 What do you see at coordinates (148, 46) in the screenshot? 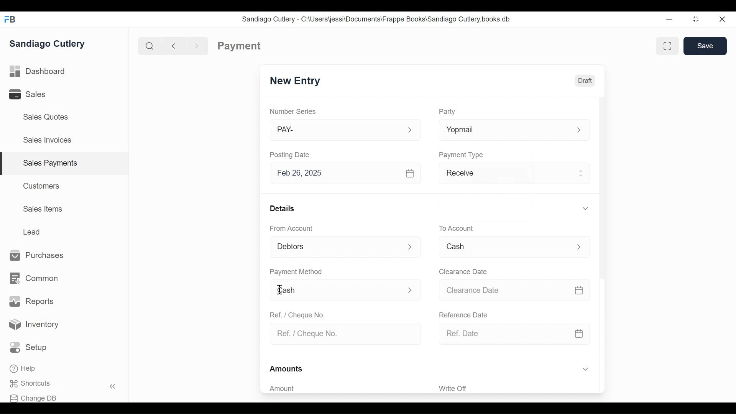
I see `Search` at bounding box center [148, 46].